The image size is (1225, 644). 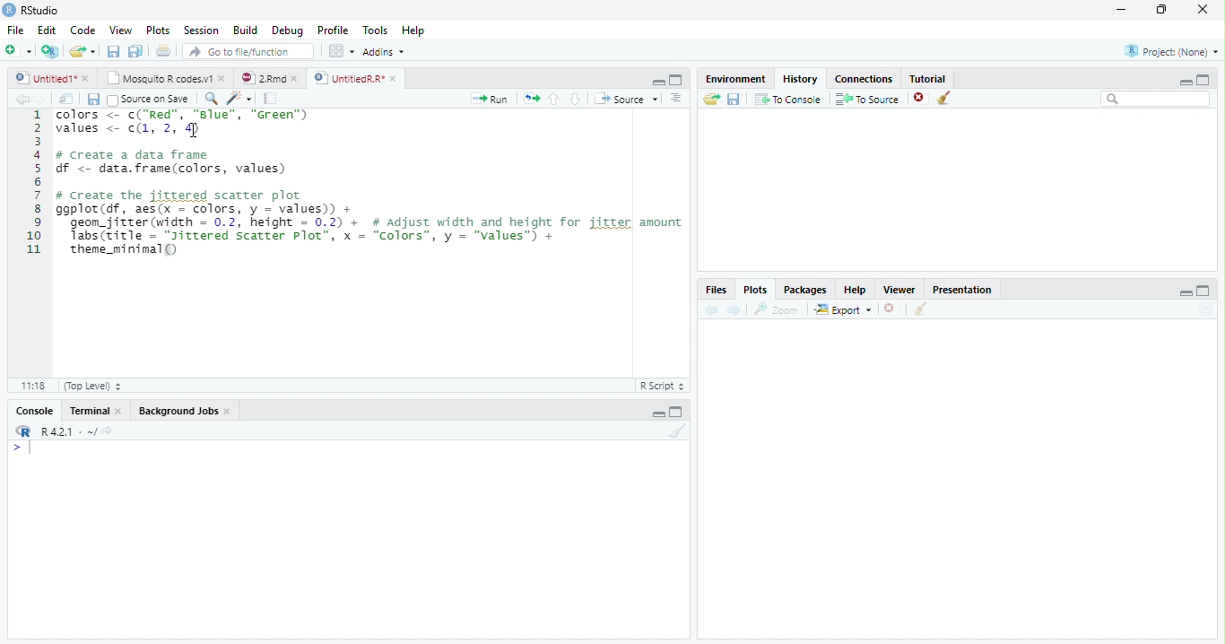 I want to click on Untitled1*, so click(x=45, y=79).